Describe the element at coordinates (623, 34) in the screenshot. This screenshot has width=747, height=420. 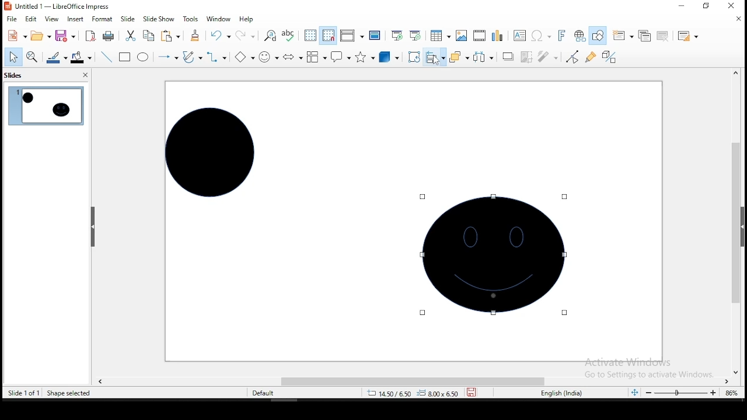
I see `new  slide` at that location.